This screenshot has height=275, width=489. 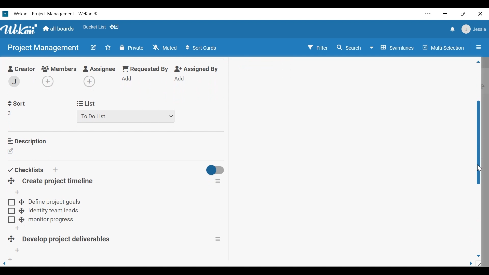 I want to click on cursor, so click(x=478, y=169).